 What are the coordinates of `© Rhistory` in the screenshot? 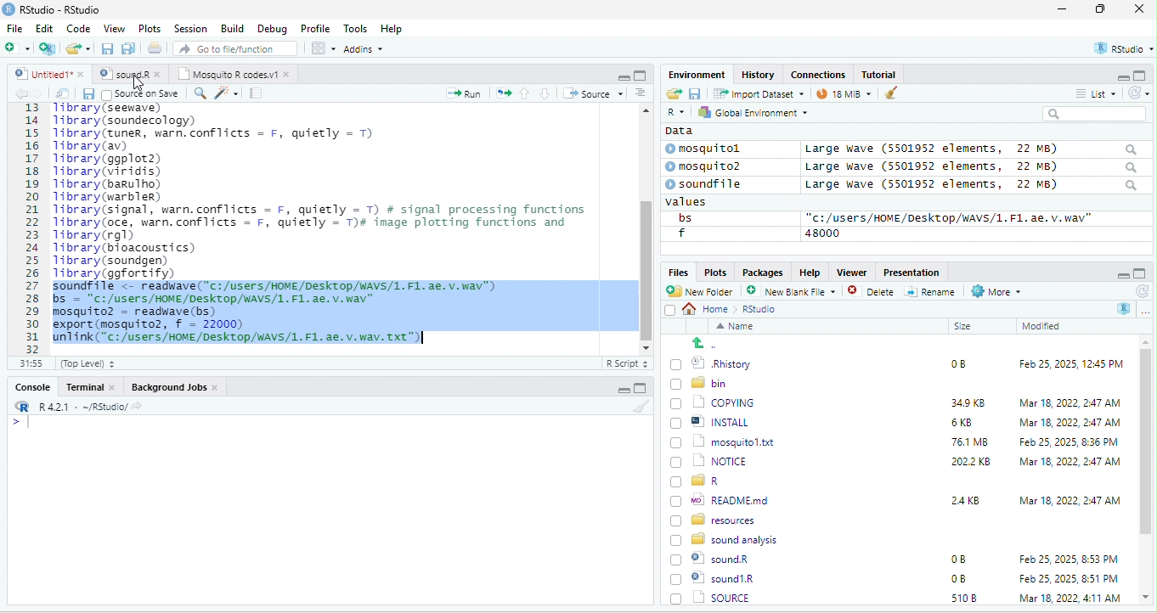 It's located at (712, 362).